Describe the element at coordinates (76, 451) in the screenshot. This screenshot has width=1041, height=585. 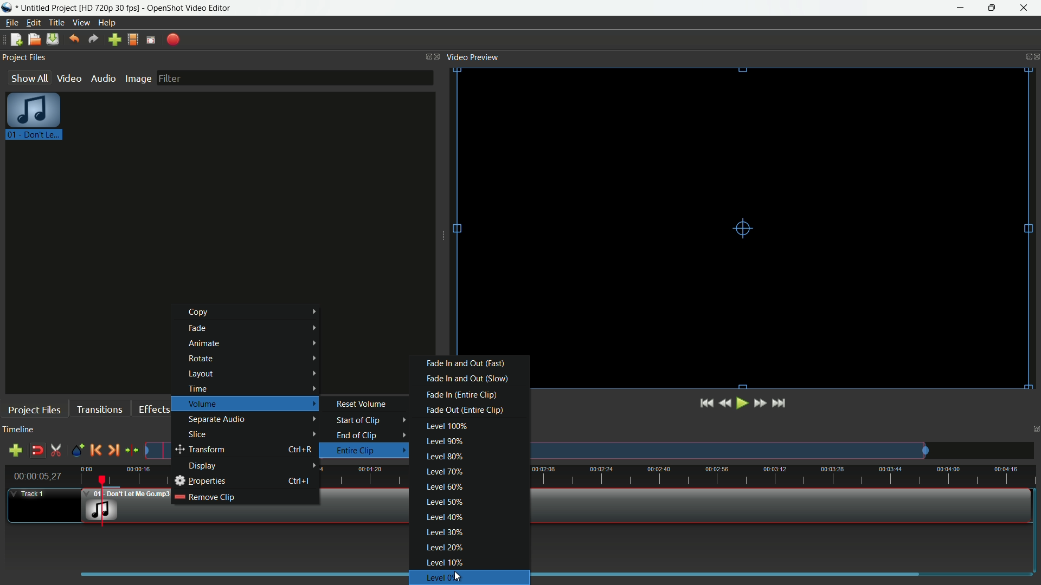
I see `create marker` at that location.